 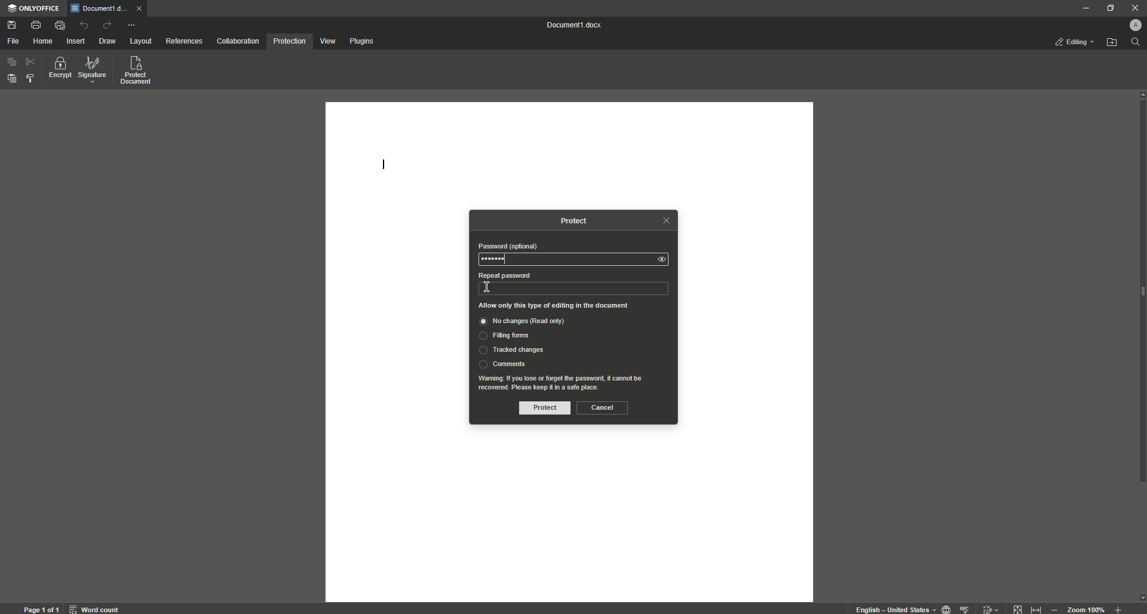 I want to click on Plugins, so click(x=363, y=41).